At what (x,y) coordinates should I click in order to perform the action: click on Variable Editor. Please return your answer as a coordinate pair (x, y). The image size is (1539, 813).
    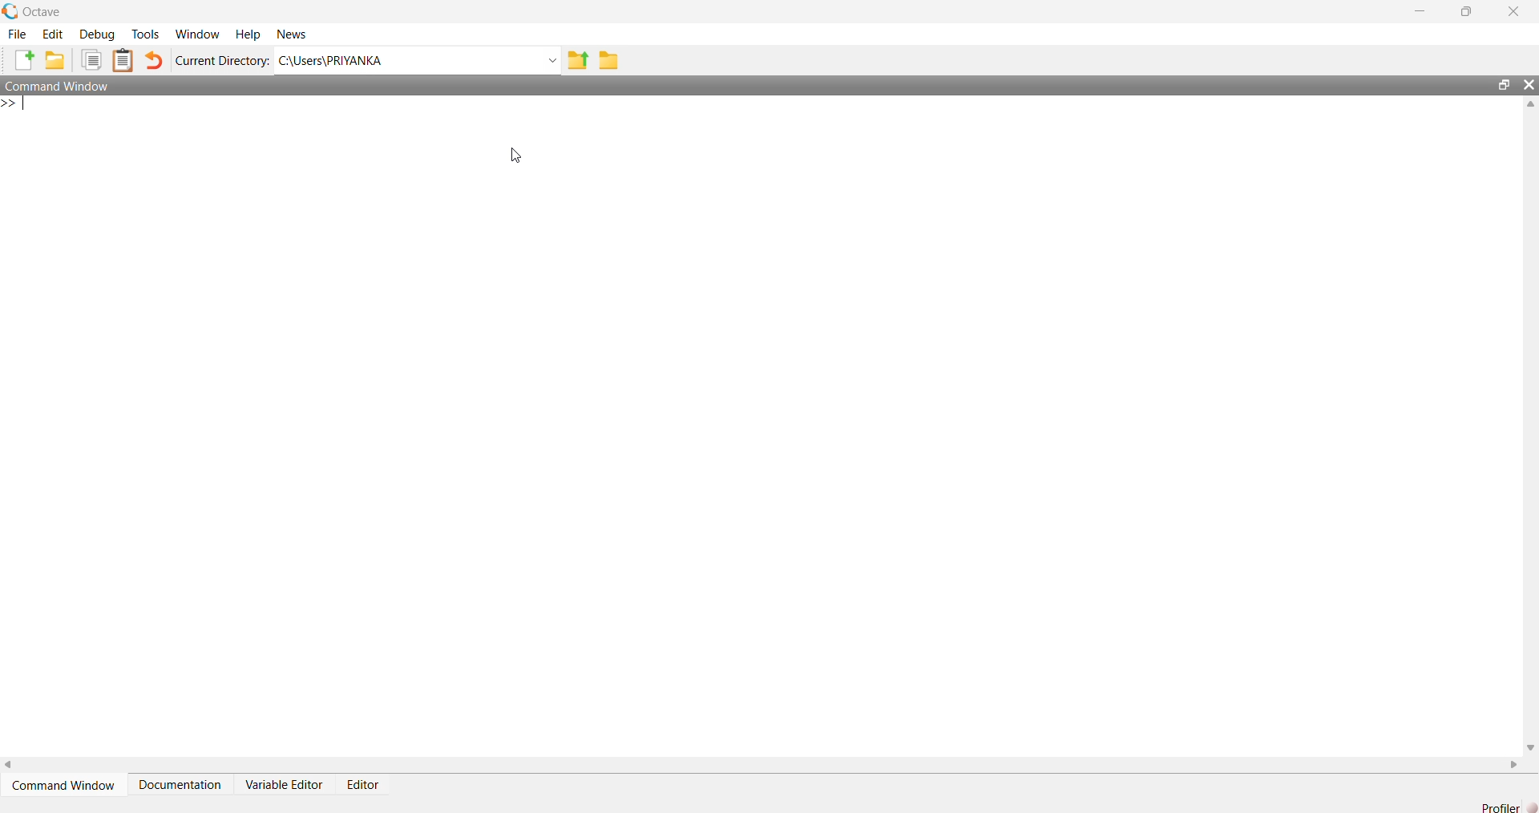
    Looking at the image, I should click on (285, 784).